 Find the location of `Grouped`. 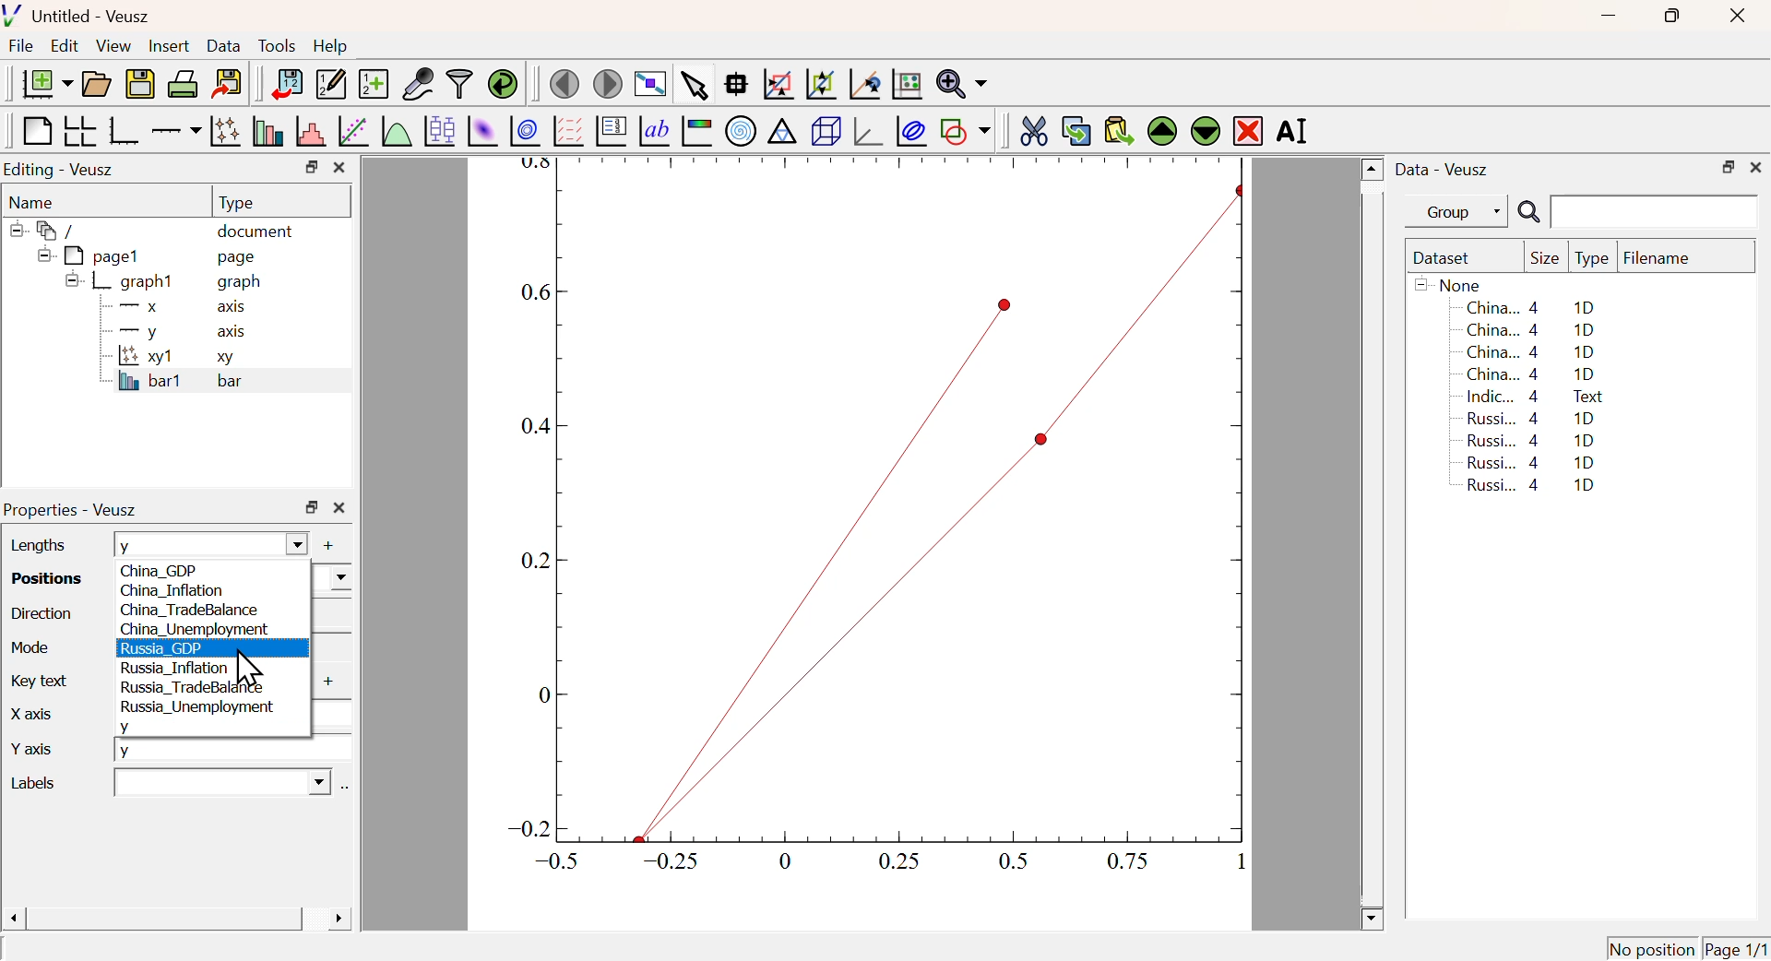

Grouped is located at coordinates (332, 647).